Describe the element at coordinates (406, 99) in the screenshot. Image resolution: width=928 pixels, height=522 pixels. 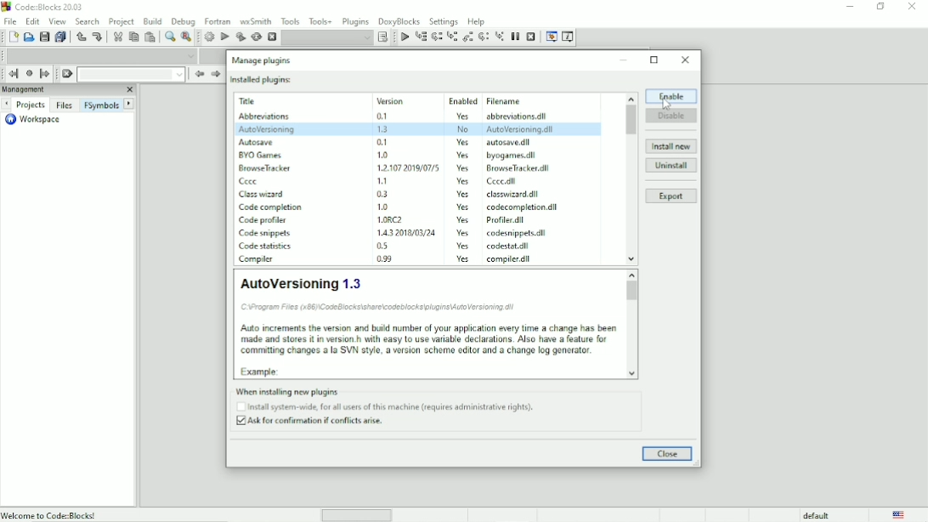
I see `Version` at that location.